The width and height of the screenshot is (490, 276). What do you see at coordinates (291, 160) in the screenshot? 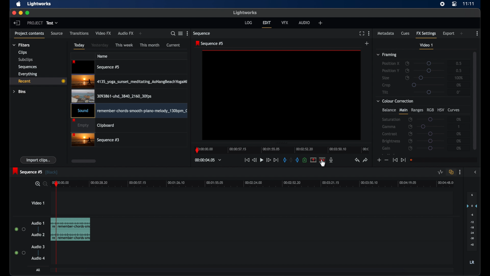
I see `clear marks` at bounding box center [291, 160].